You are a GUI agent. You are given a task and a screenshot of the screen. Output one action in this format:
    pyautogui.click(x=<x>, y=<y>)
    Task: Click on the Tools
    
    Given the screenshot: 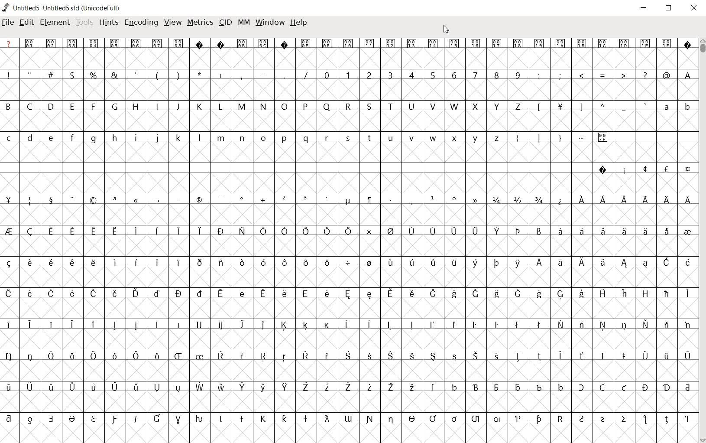 What is the action you would take?
    pyautogui.click(x=84, y=23)
    